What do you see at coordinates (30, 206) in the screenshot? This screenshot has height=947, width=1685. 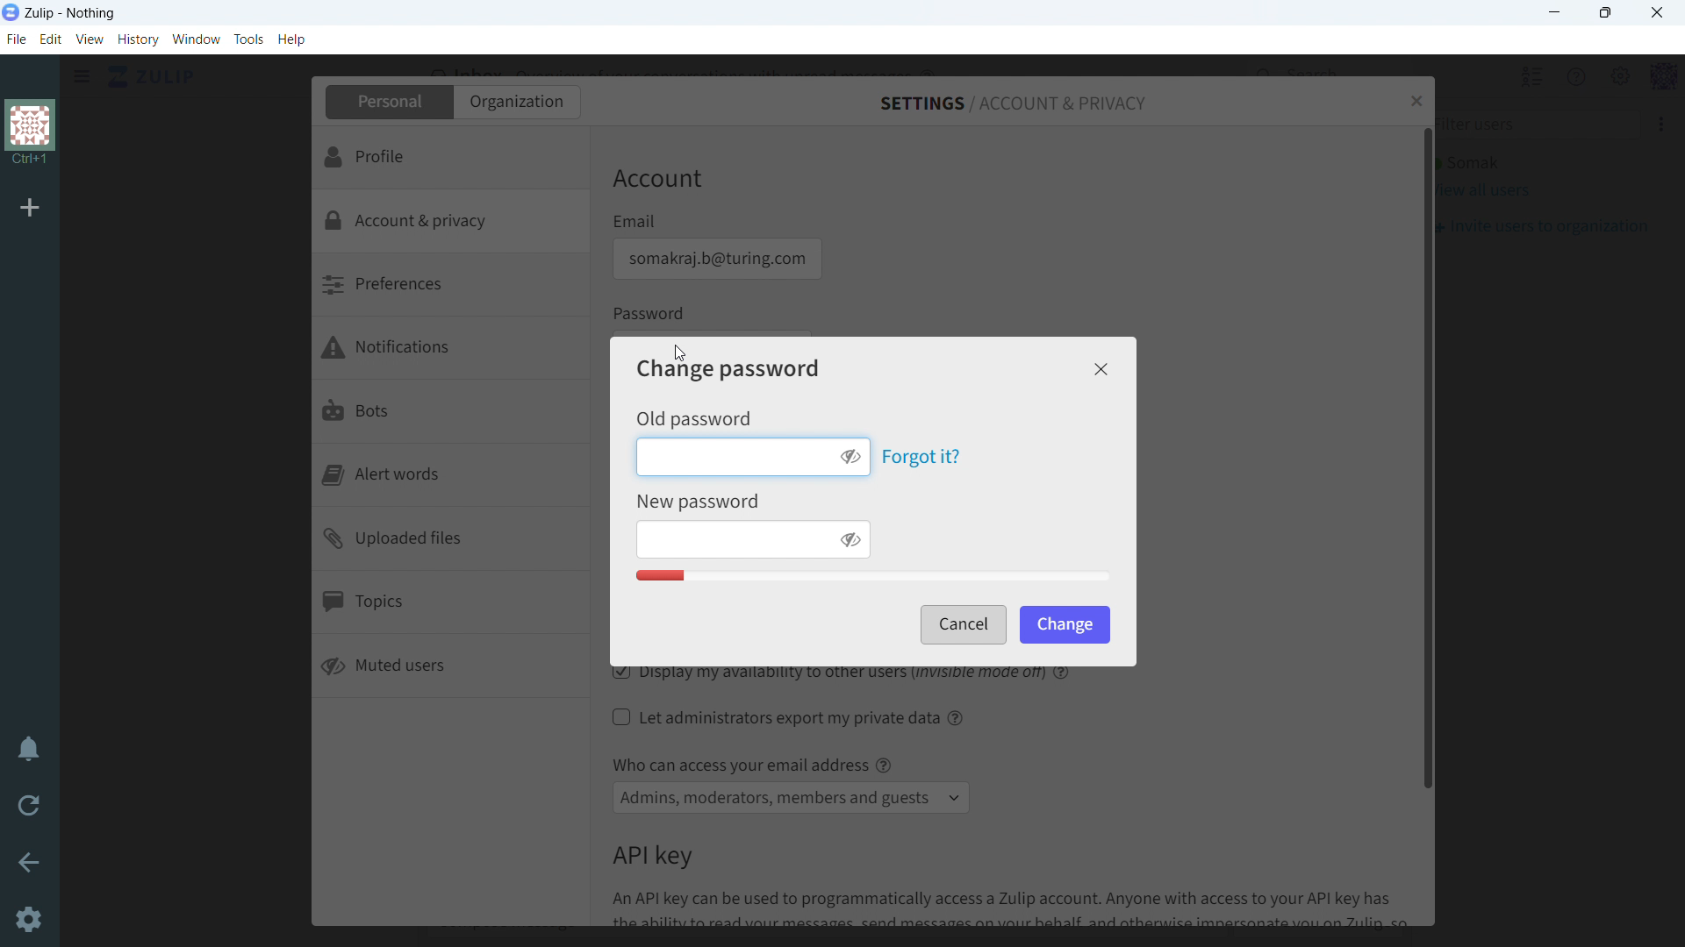 I see `add organization` at bounding box center [30, 206].